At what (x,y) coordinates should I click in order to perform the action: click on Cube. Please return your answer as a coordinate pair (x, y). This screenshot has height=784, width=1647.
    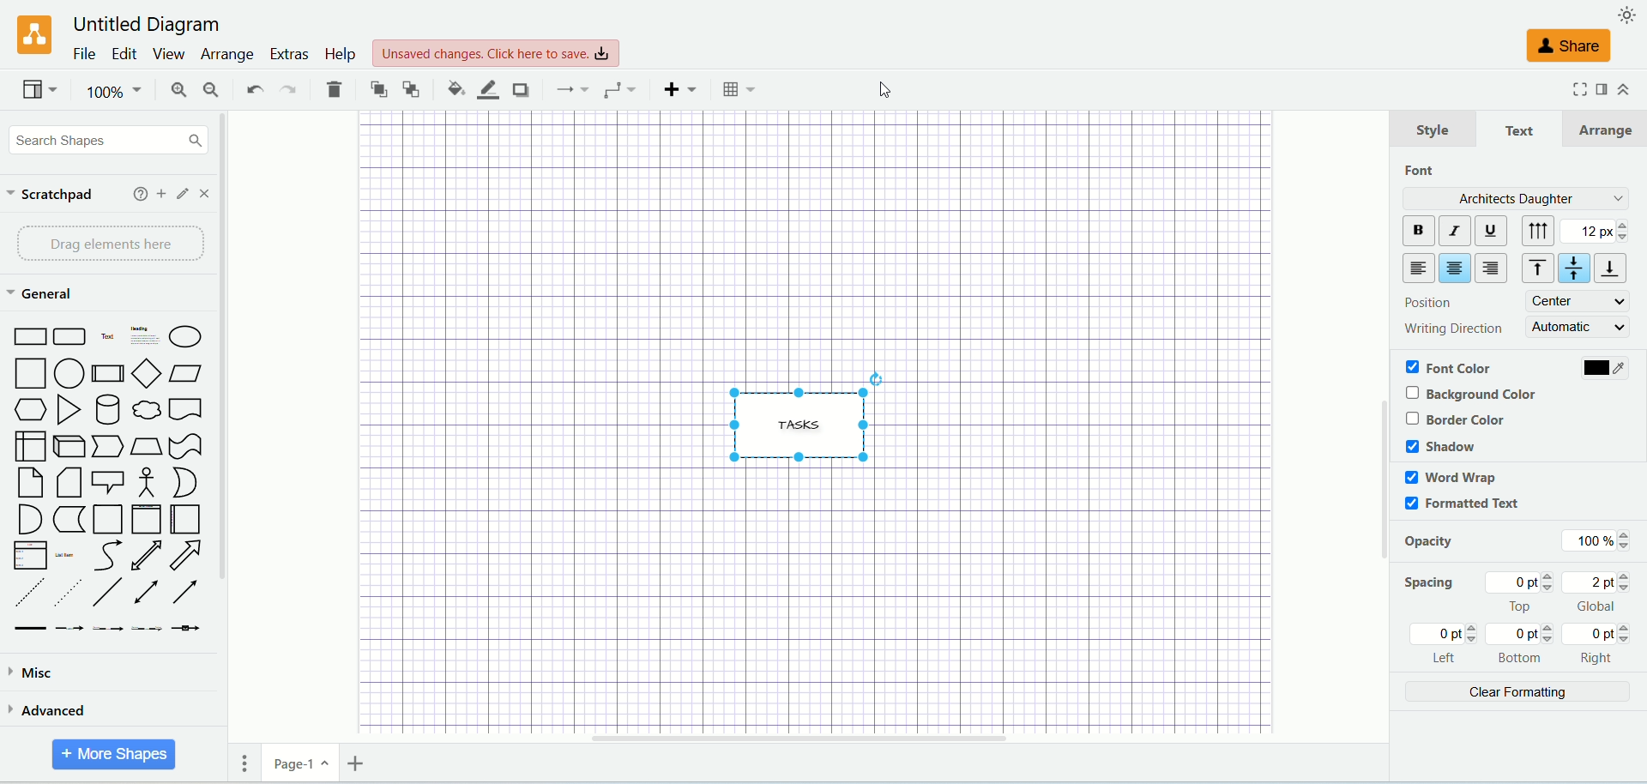
    Looking at the image, I should click on (69, 447).